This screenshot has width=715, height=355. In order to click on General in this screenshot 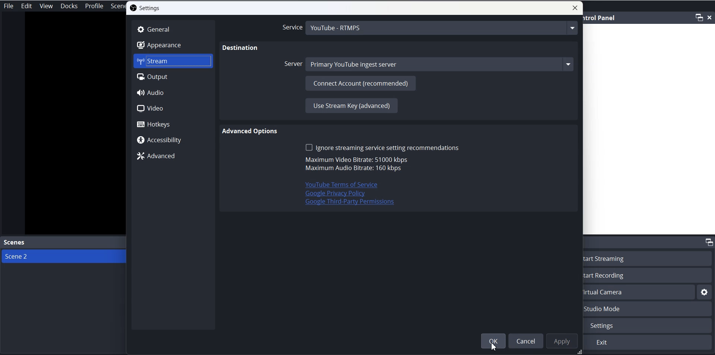, I will do `click(173, 29)`.